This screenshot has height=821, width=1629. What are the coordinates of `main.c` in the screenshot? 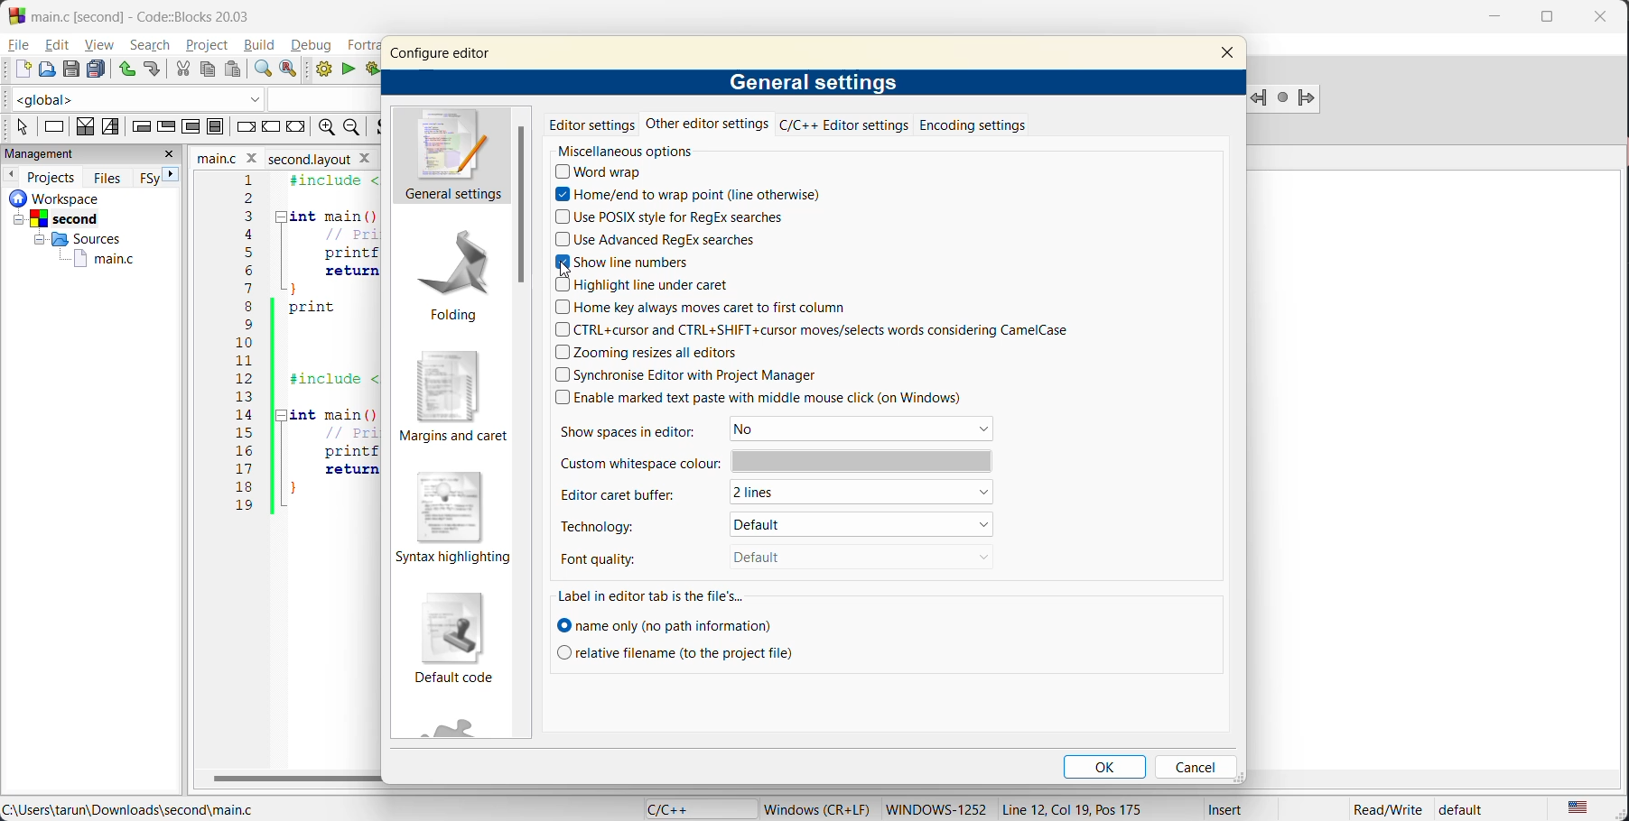 It's located at (91, 258).